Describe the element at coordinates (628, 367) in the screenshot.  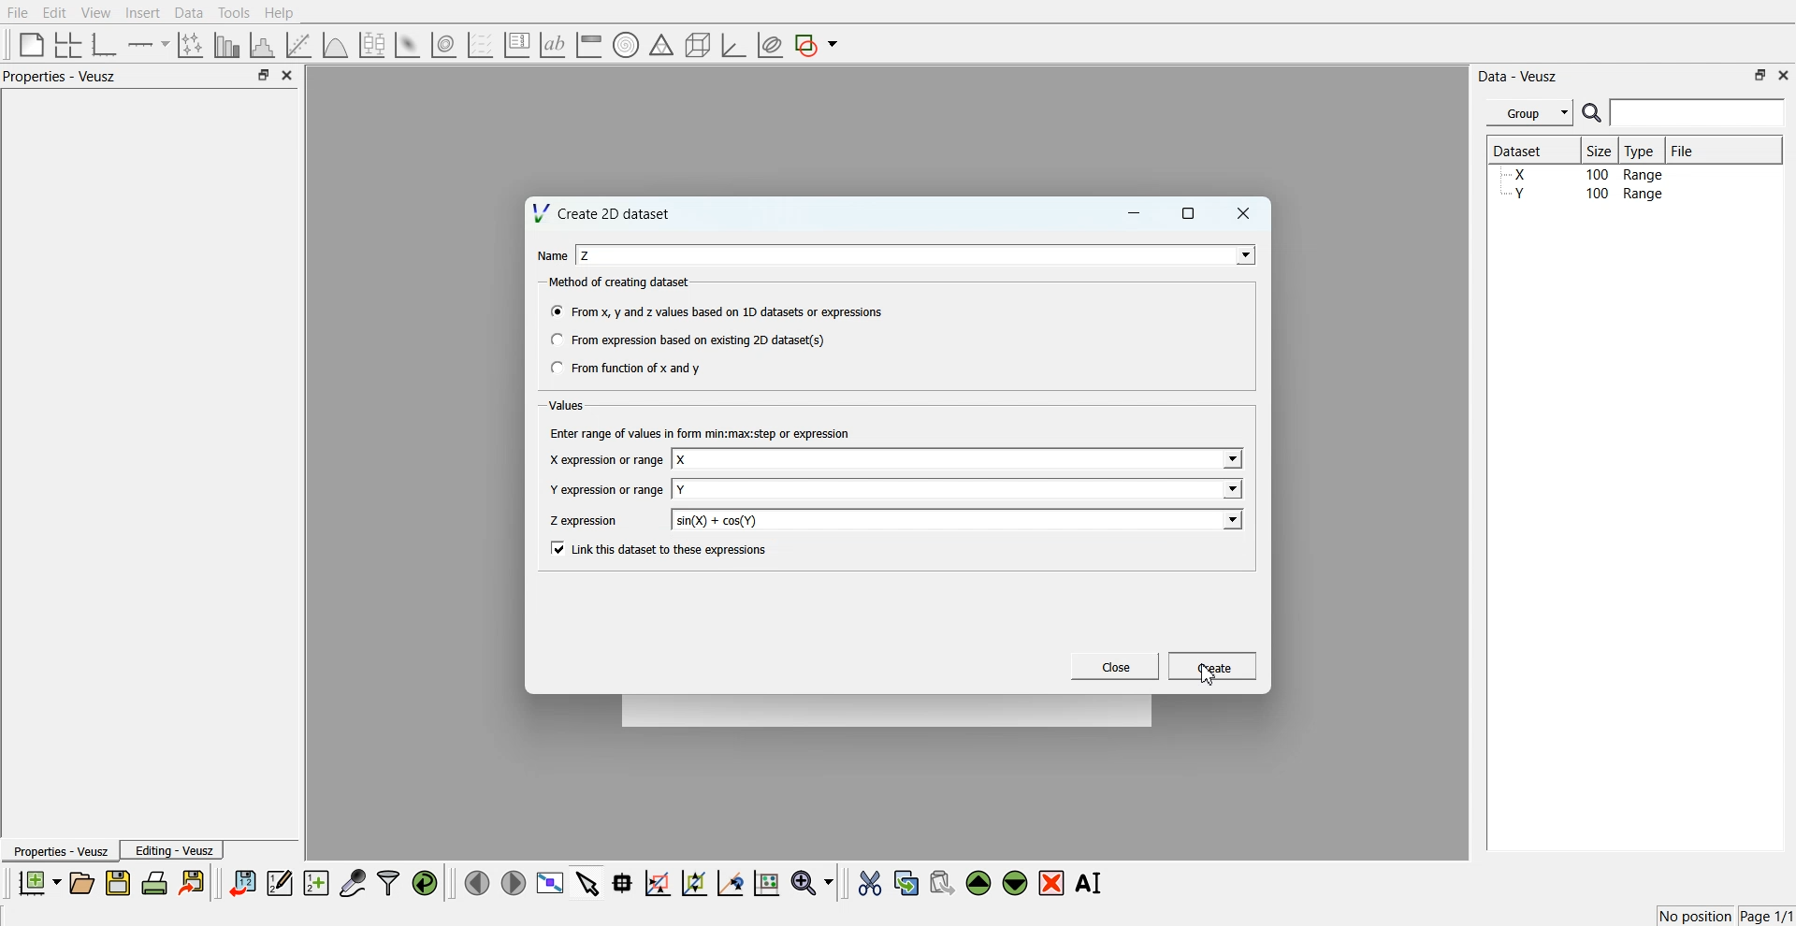
I see `From function of x and y` at that location.